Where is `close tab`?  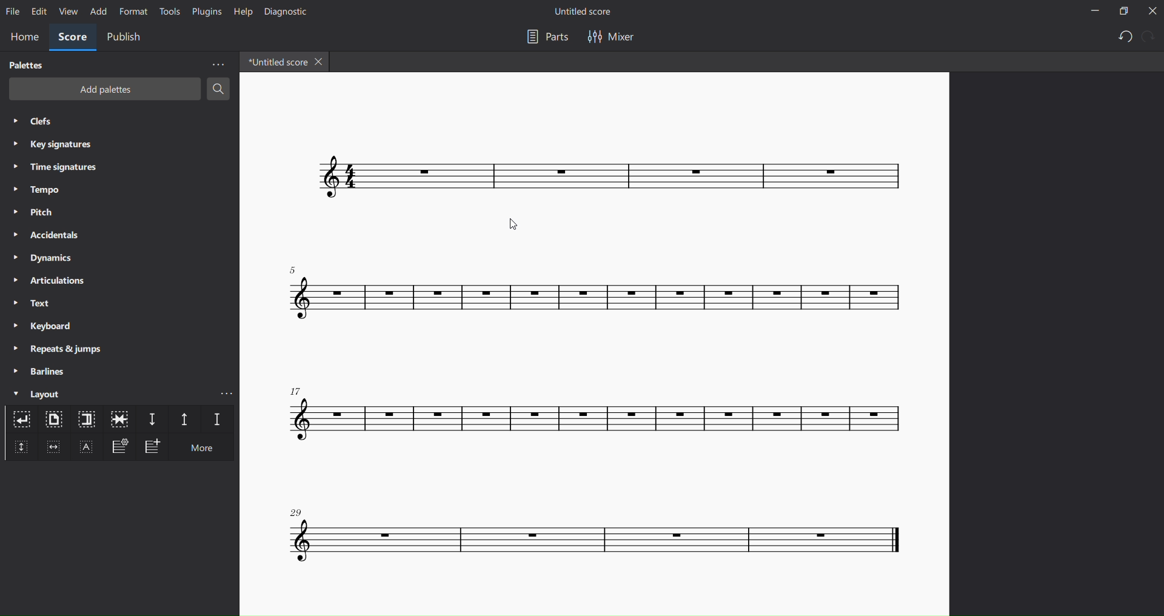 close tab is located at coordinates (321, 63).